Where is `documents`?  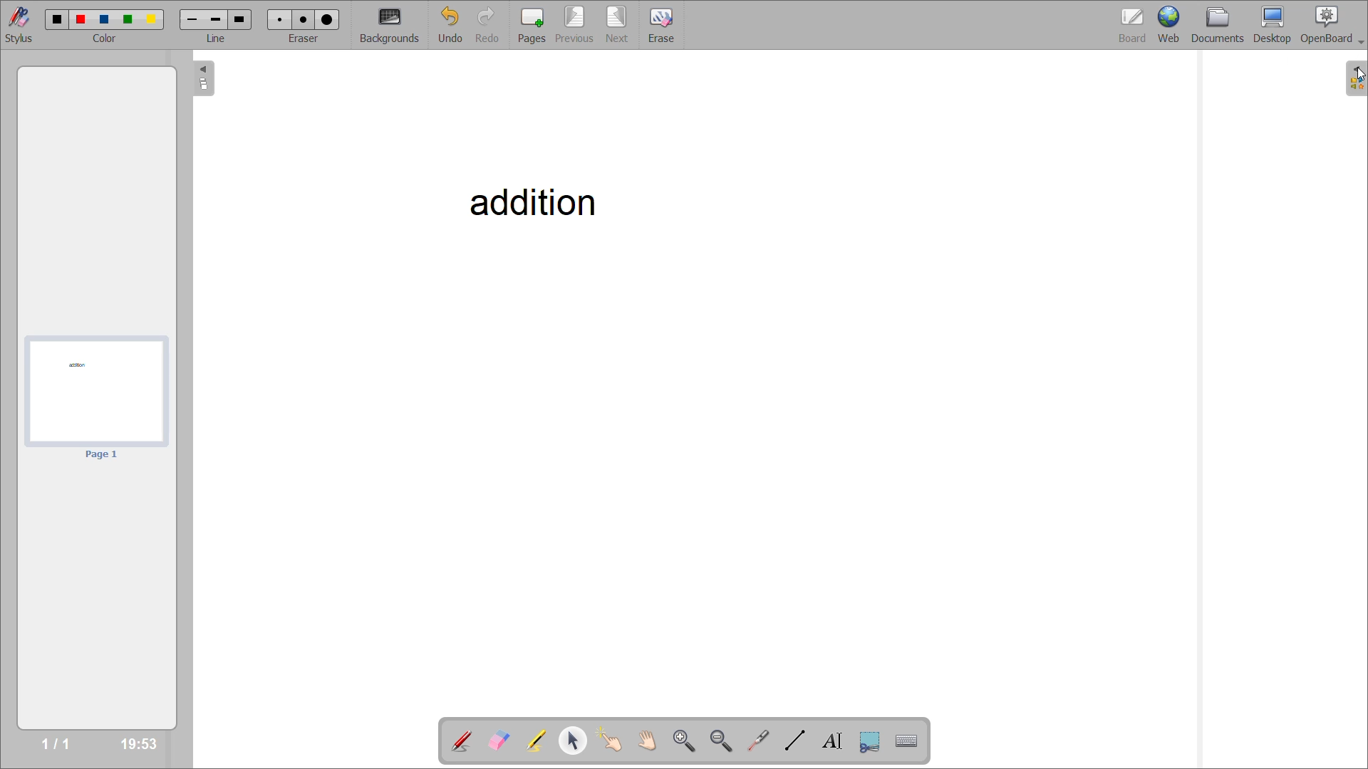 documents is located at coordinates (1223, 25).